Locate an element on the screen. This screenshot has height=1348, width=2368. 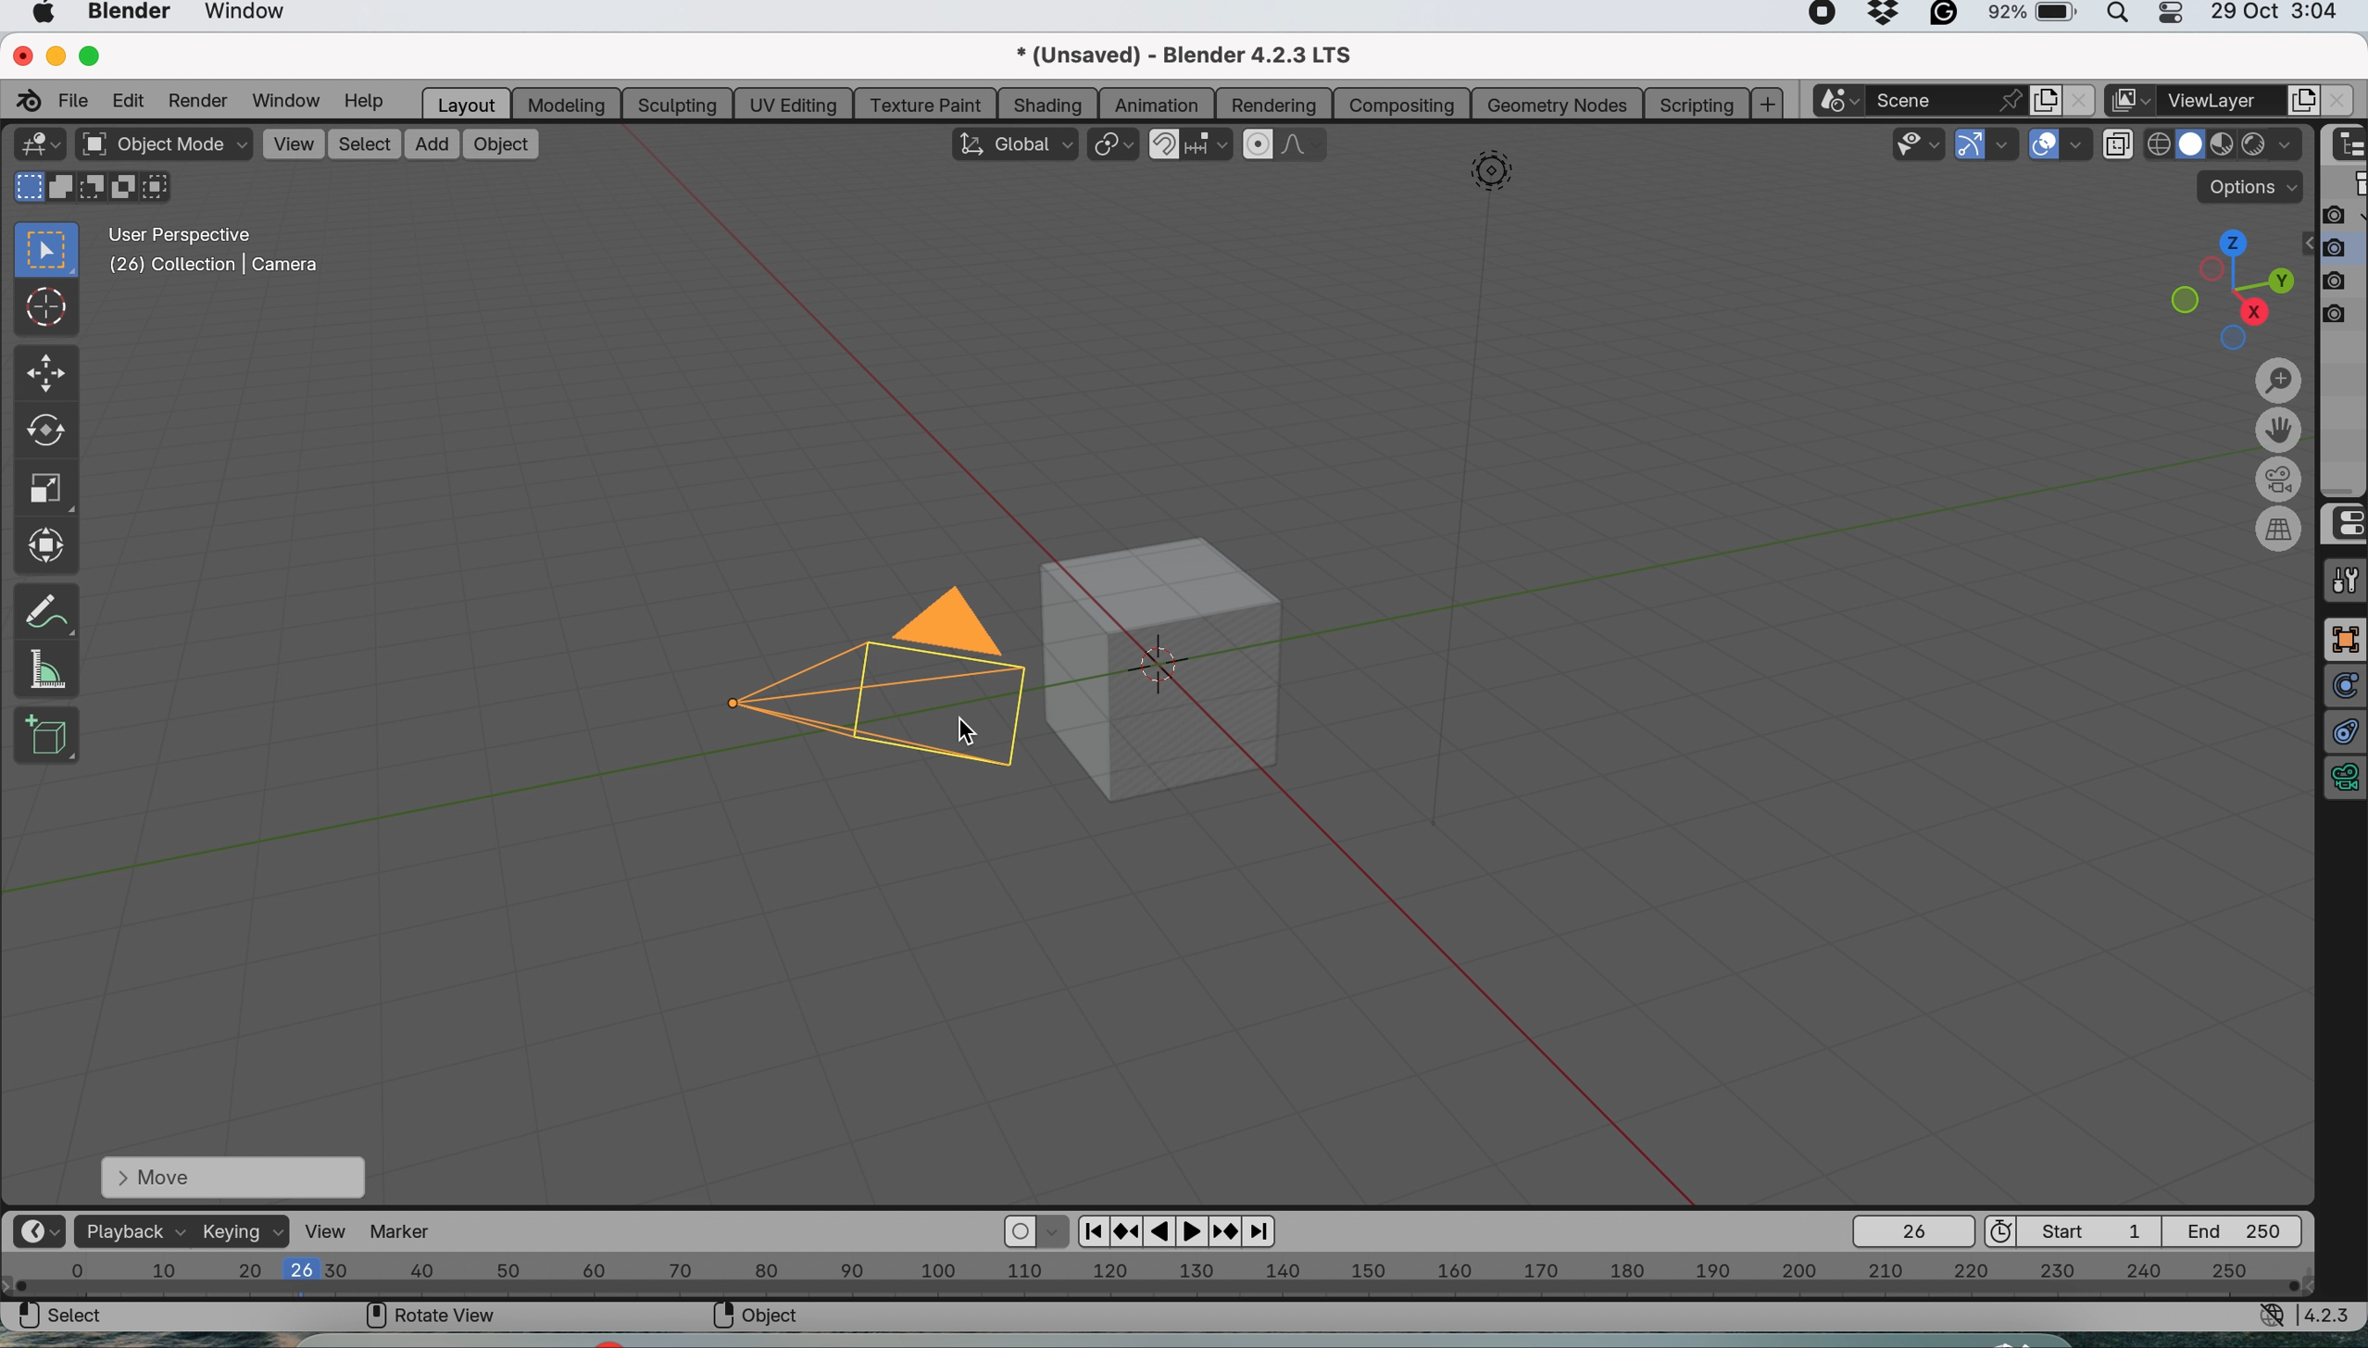
transform pivot point is located at coordinates (1112, 144).